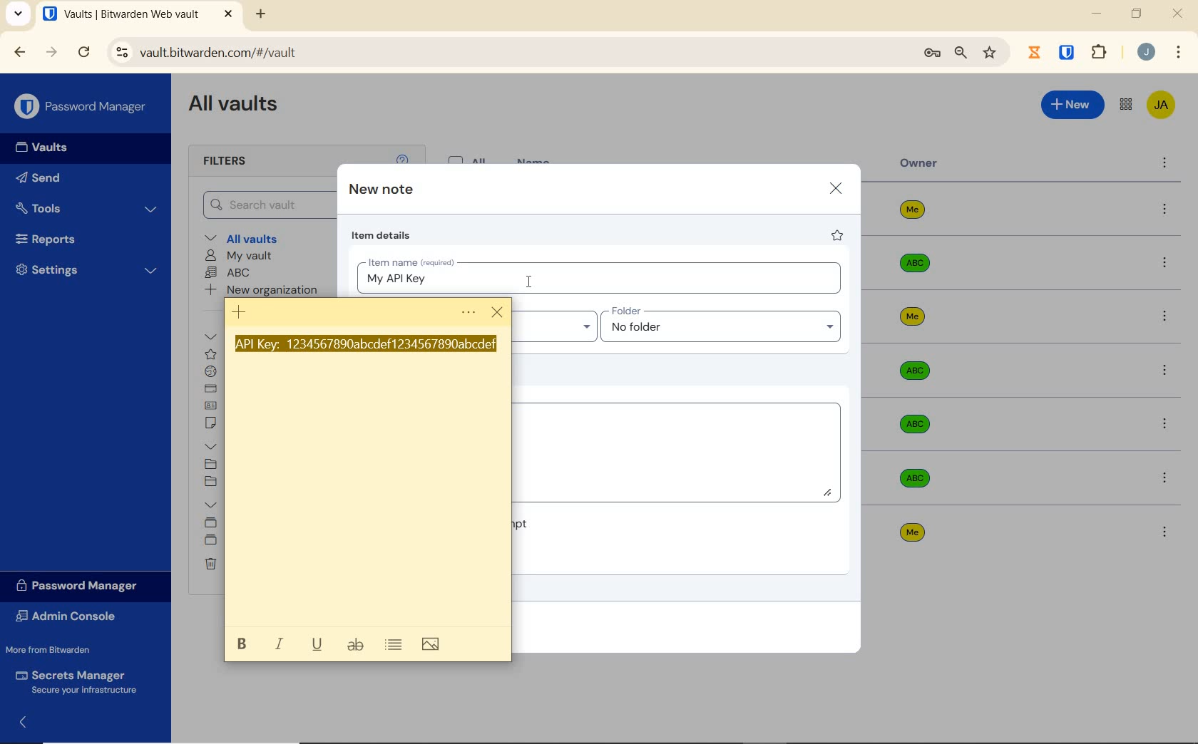  What do you see at coordinates (211, 390) in the screenshot?
I see `card` at bounding box center [211, 390].